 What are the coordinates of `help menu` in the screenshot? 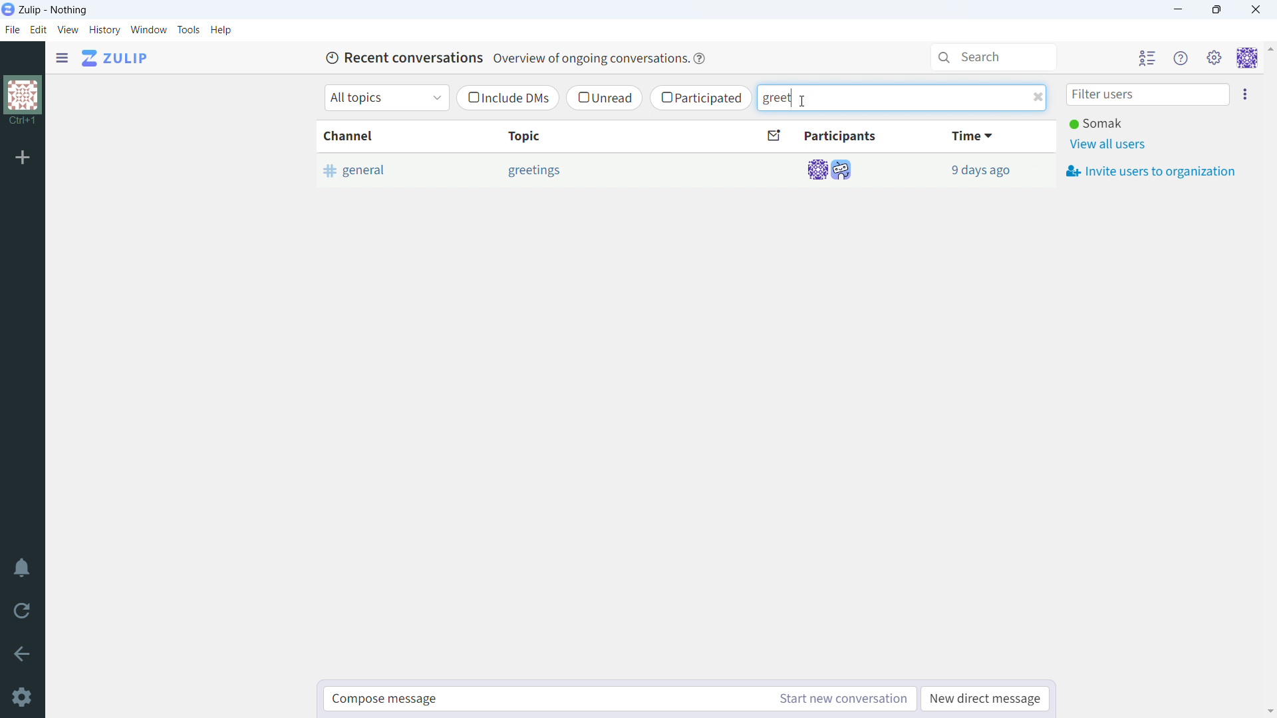 It's located at (1183, 59).